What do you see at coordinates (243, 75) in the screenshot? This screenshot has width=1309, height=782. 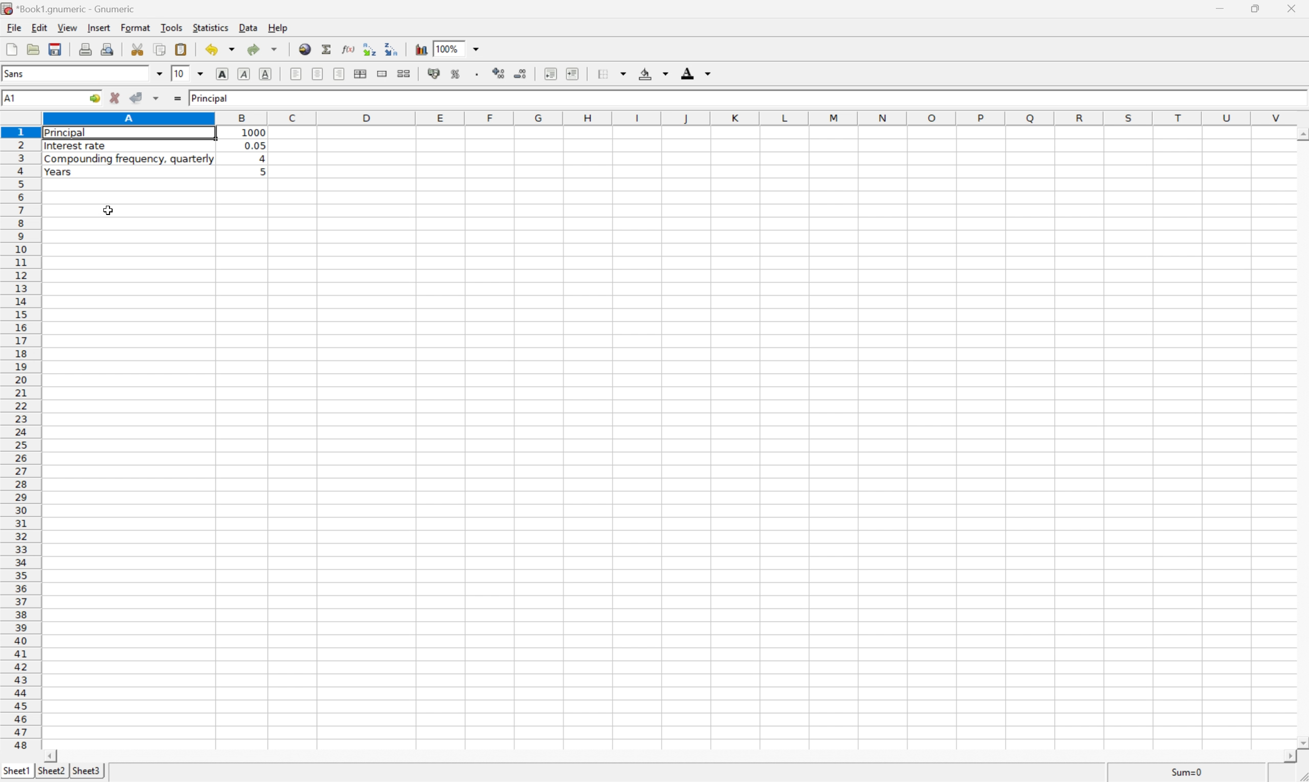 I see `italic` at bounding box center [243, 75].